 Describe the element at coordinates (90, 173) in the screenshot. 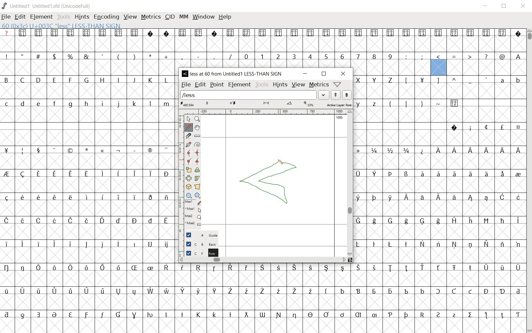

I see `special letters` at that location.